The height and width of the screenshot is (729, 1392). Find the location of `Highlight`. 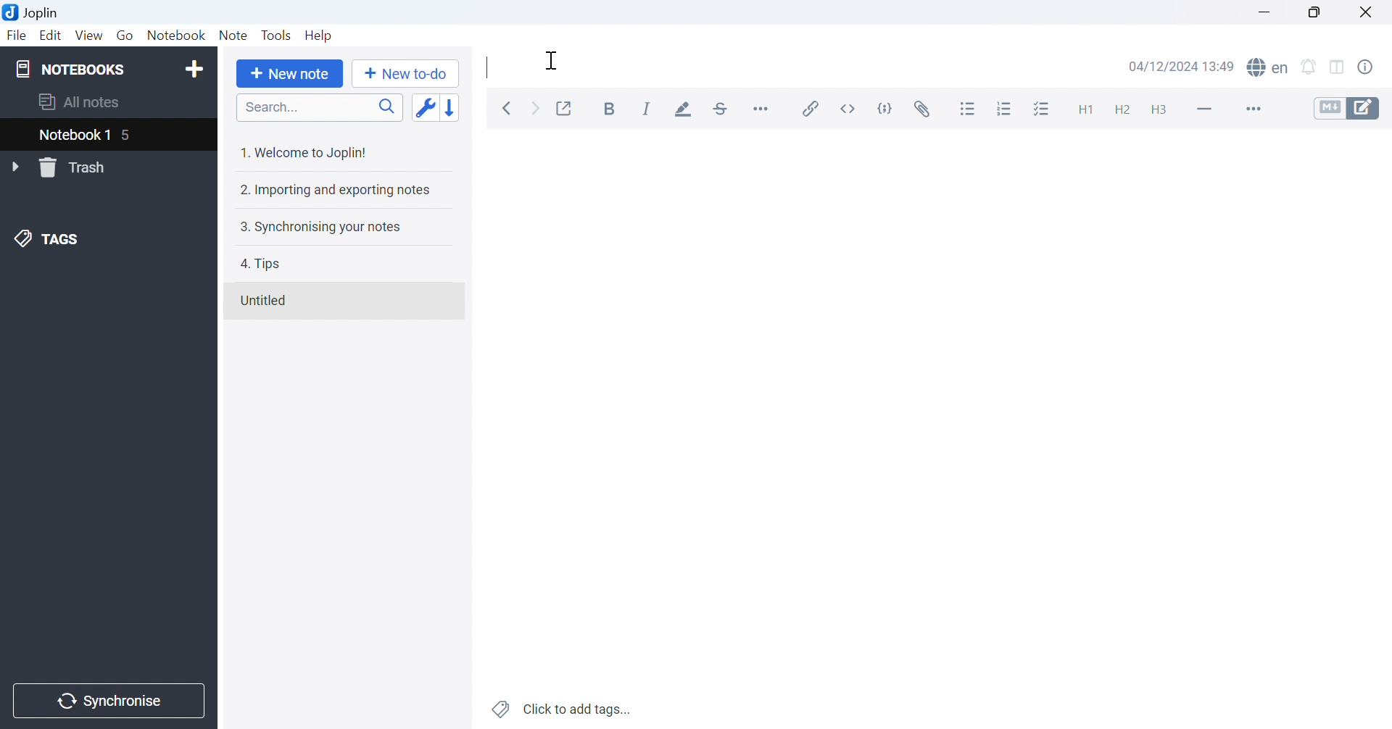

Highlight is located at coordinates (685, 109).